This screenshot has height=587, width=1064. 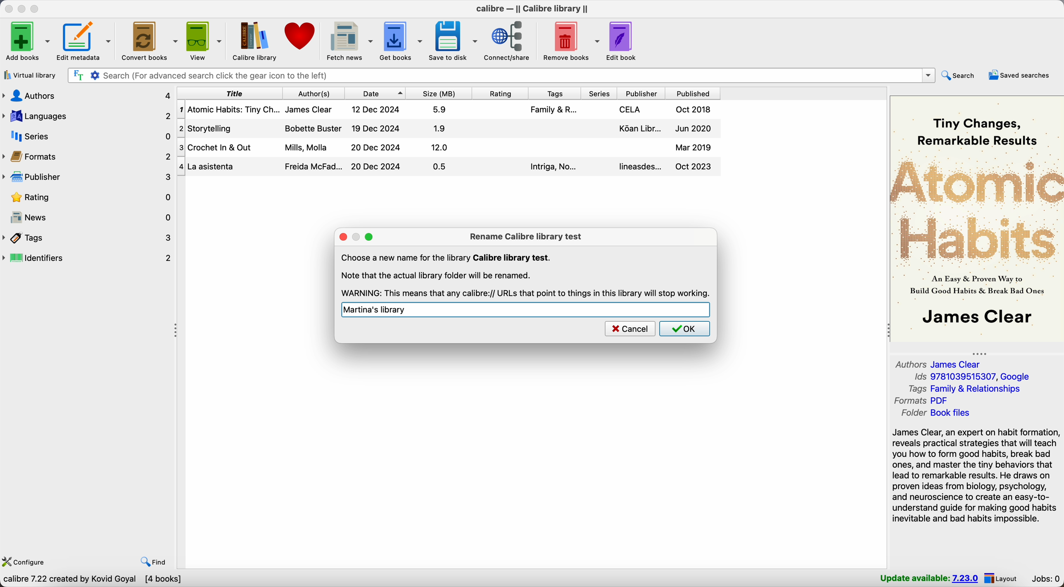 What do you see at coordinates (85, 41) in the screenshot?
I see `edit metadata` at bounding box center [85, 41].